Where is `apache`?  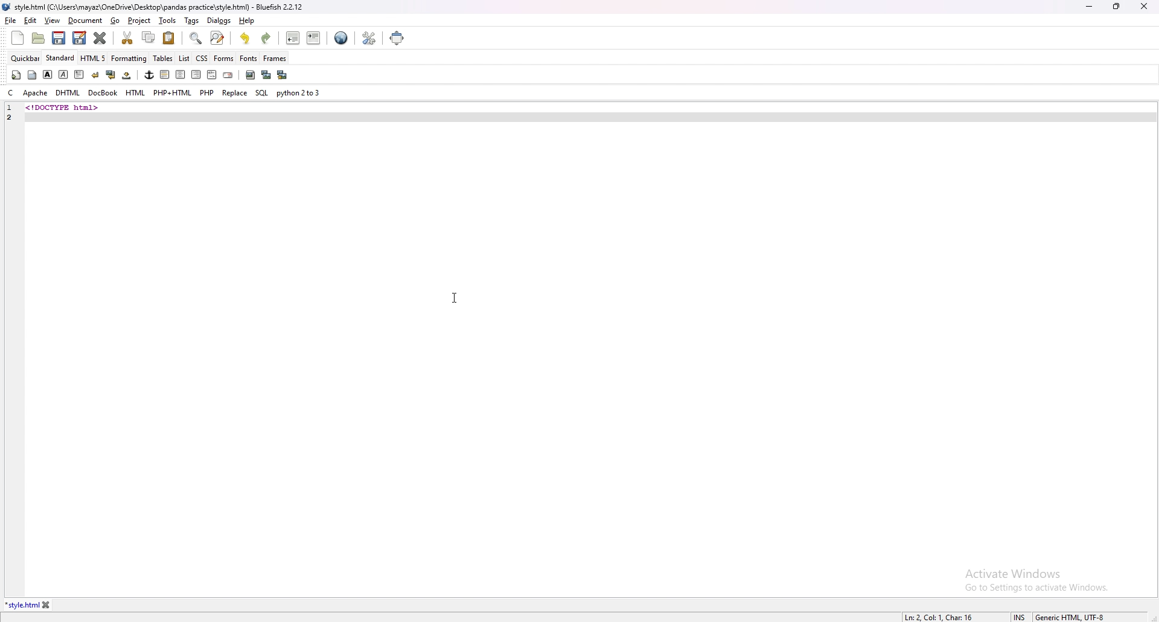
apache is located at coordinates (36, 93).